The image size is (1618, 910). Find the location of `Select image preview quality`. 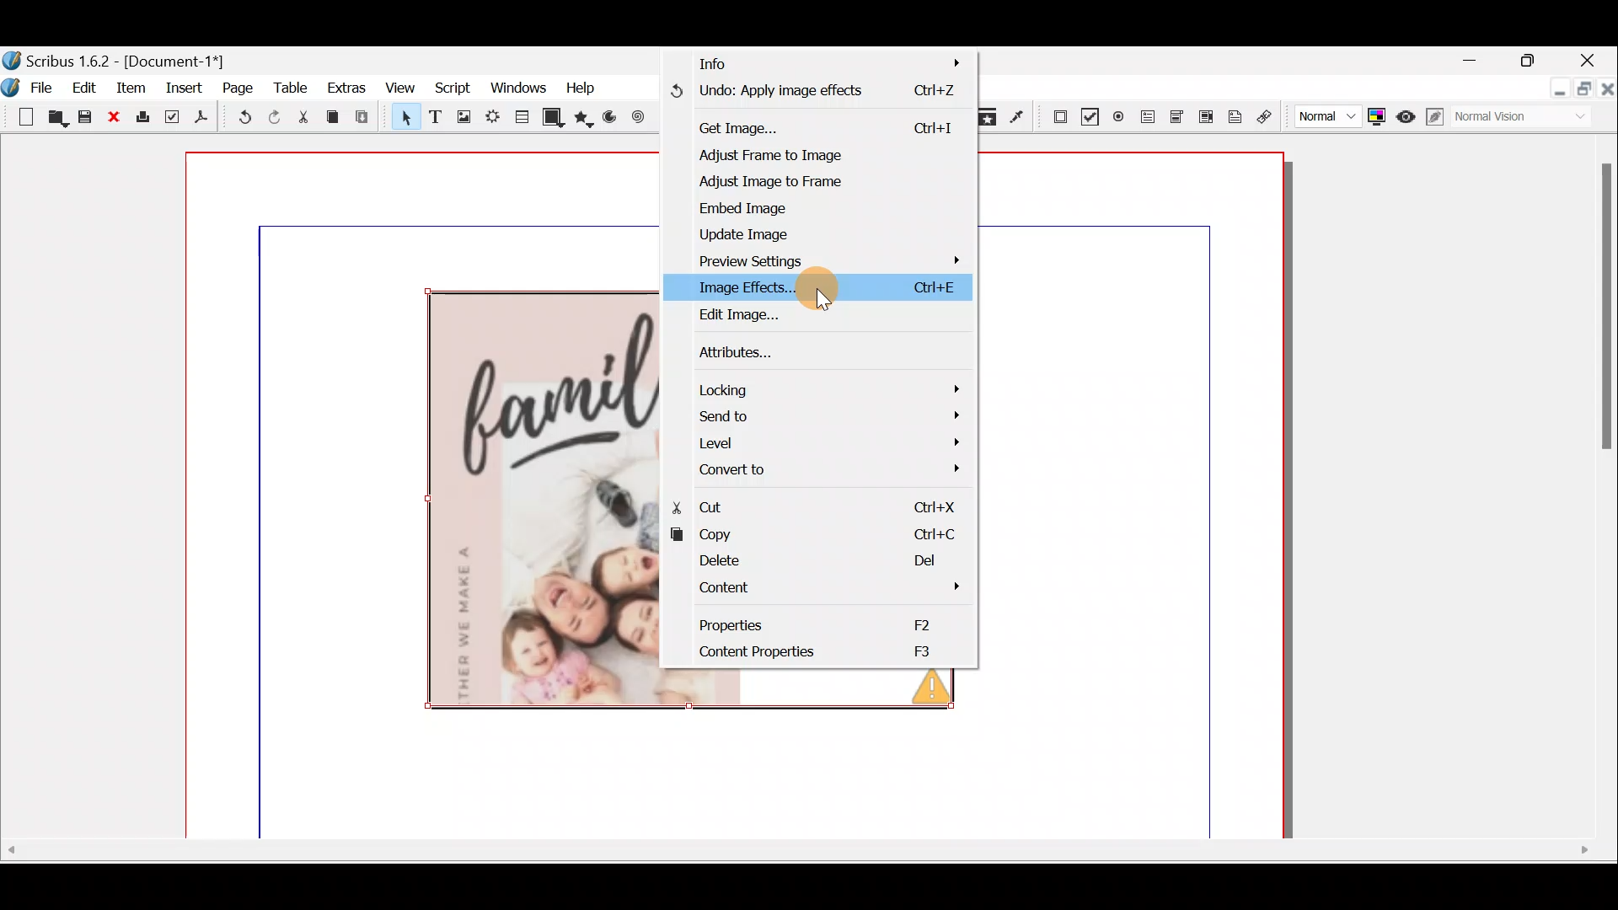

Select image preview quality is located at coordinates (1321, 118).